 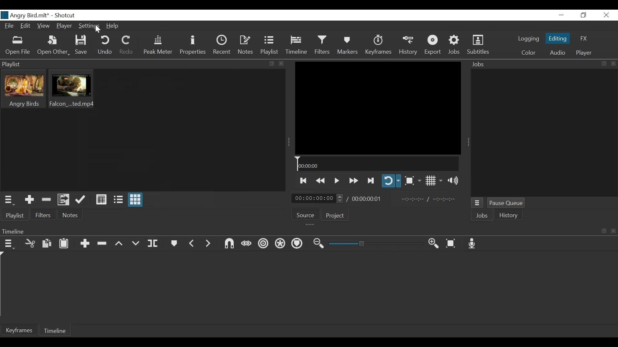 I want to click on Filters, so click(x=44, y=215).